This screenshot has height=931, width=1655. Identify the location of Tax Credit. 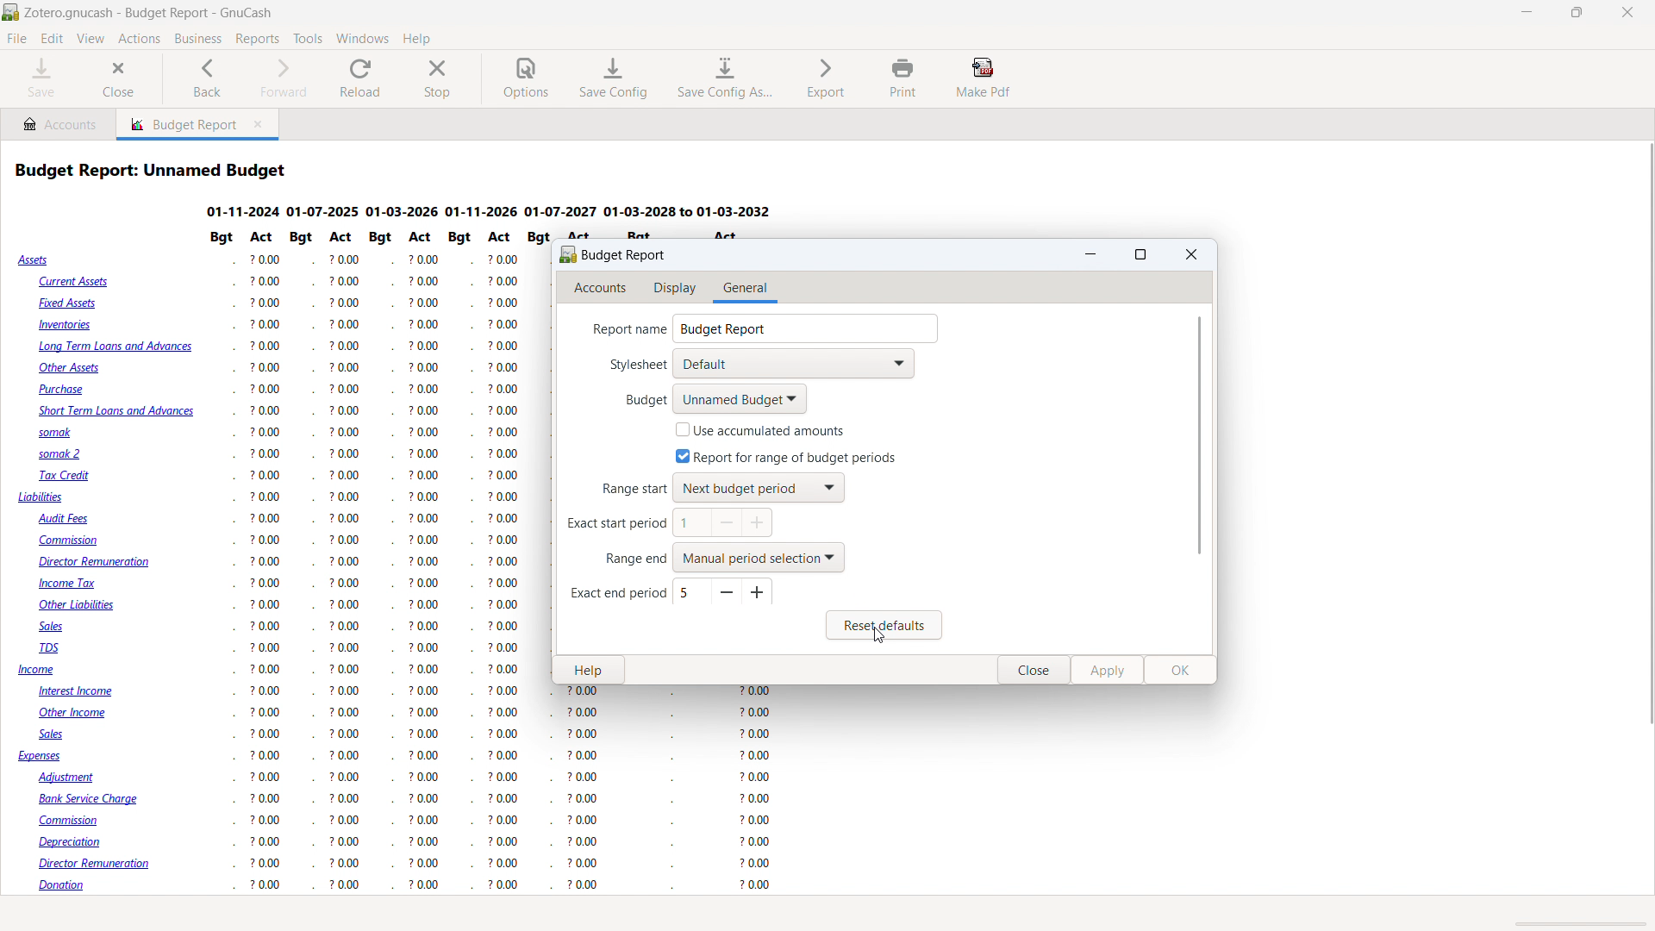
(66, 476).